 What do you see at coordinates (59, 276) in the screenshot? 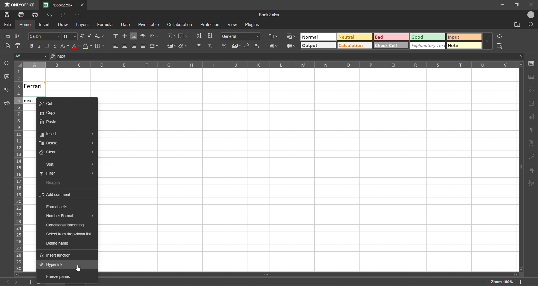
I see `freeze panes` at bounding box center [59, 276].